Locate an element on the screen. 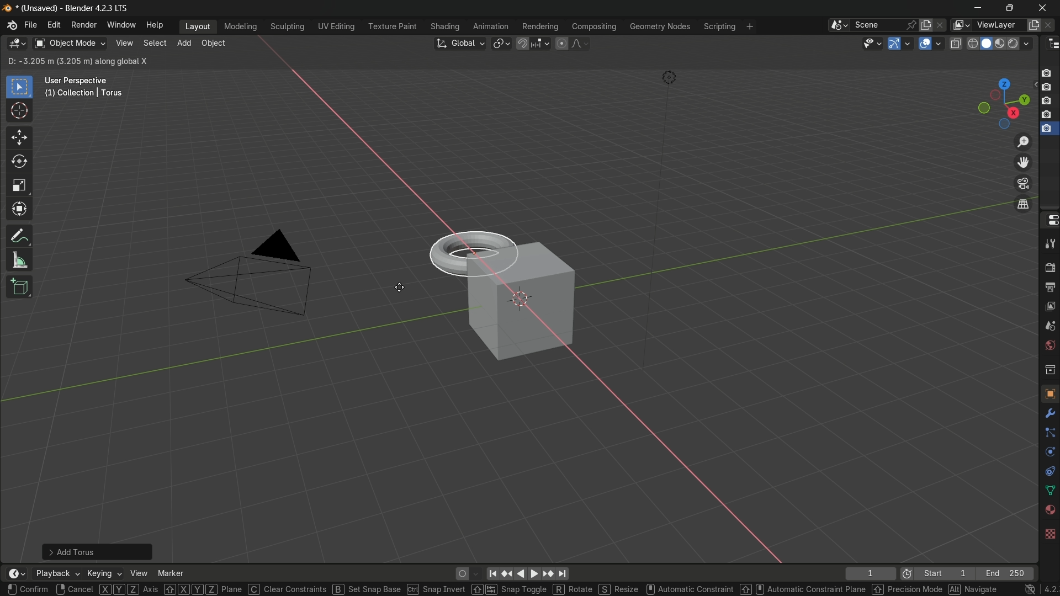 This screenshot has height=596, width=1060. transform pivot table is located at coordinates (501, 42).